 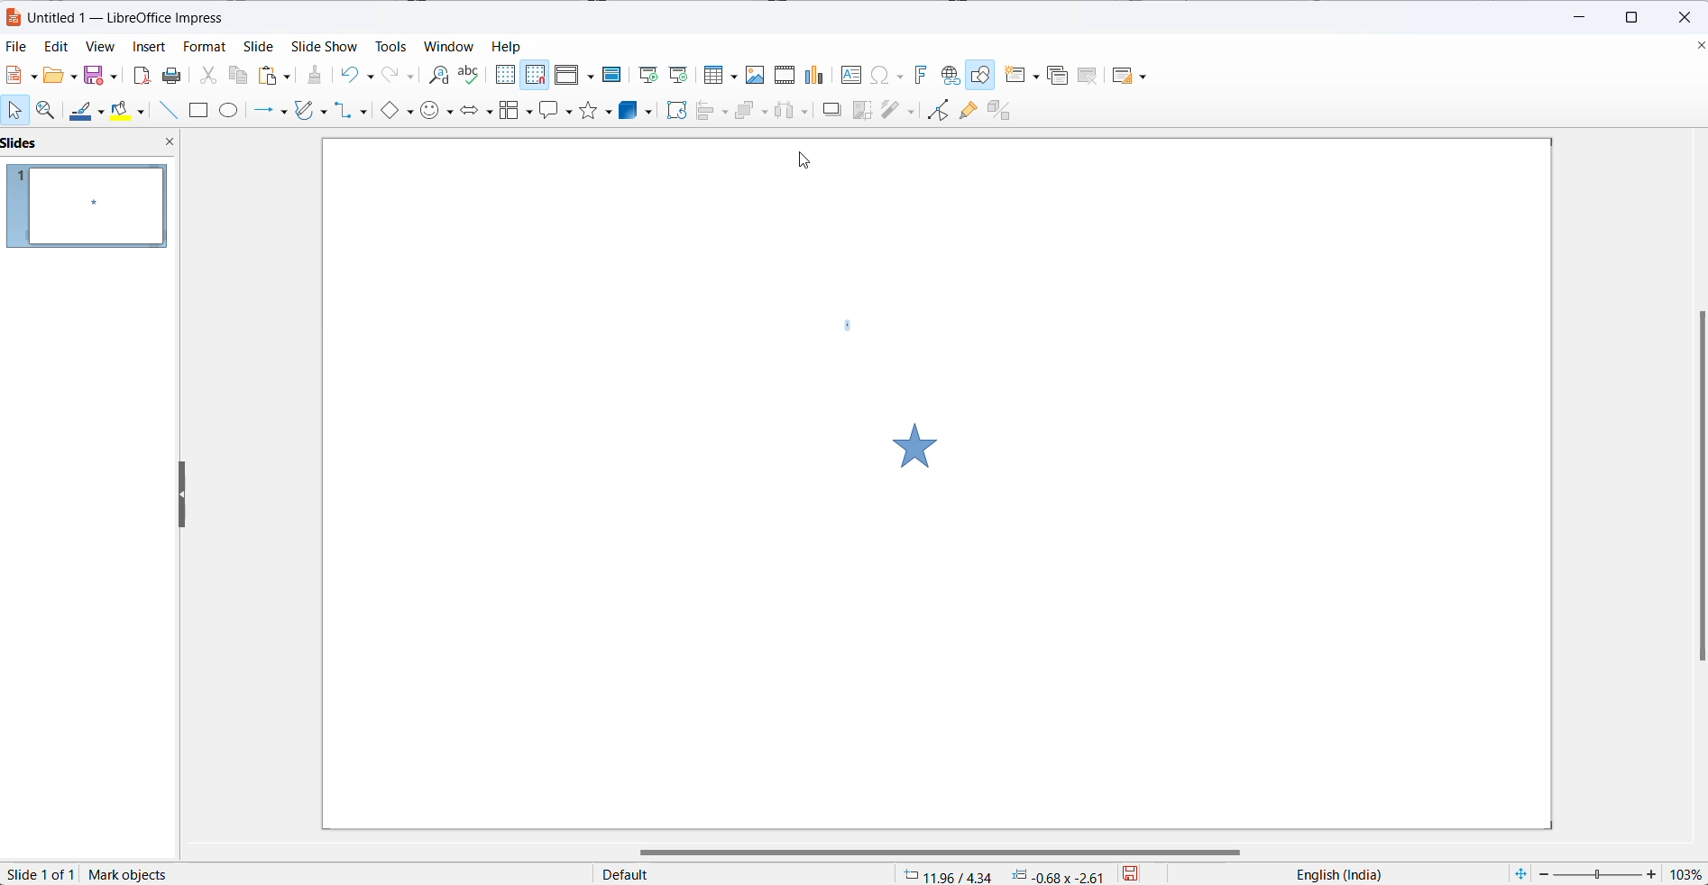 I want to click on NEW SLIDE, so click(x=1024, y=75).